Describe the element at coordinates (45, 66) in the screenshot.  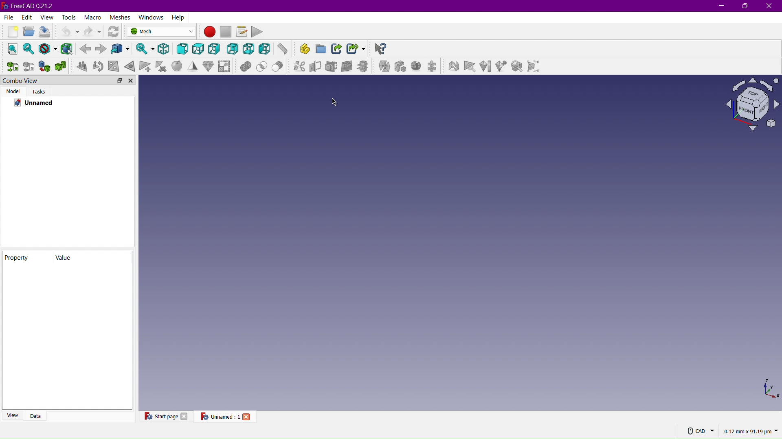
I see `Create mesh from solid` at that location.